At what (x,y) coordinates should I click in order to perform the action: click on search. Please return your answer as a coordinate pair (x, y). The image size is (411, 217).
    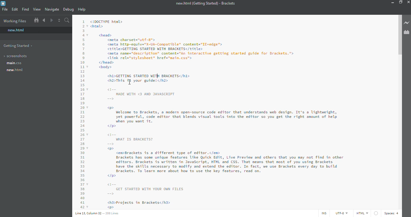
    Looking at the image, I should click on (67, 20).